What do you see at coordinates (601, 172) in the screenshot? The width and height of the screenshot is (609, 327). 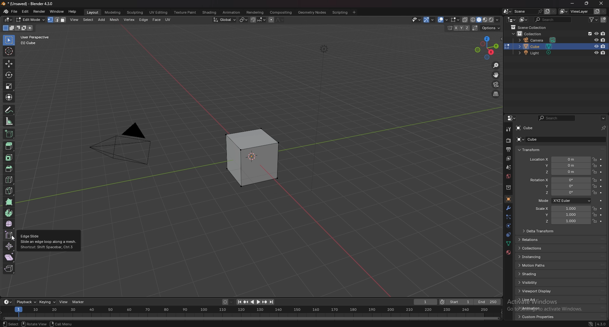 I see `animate property` at bounding box center [601, 172].